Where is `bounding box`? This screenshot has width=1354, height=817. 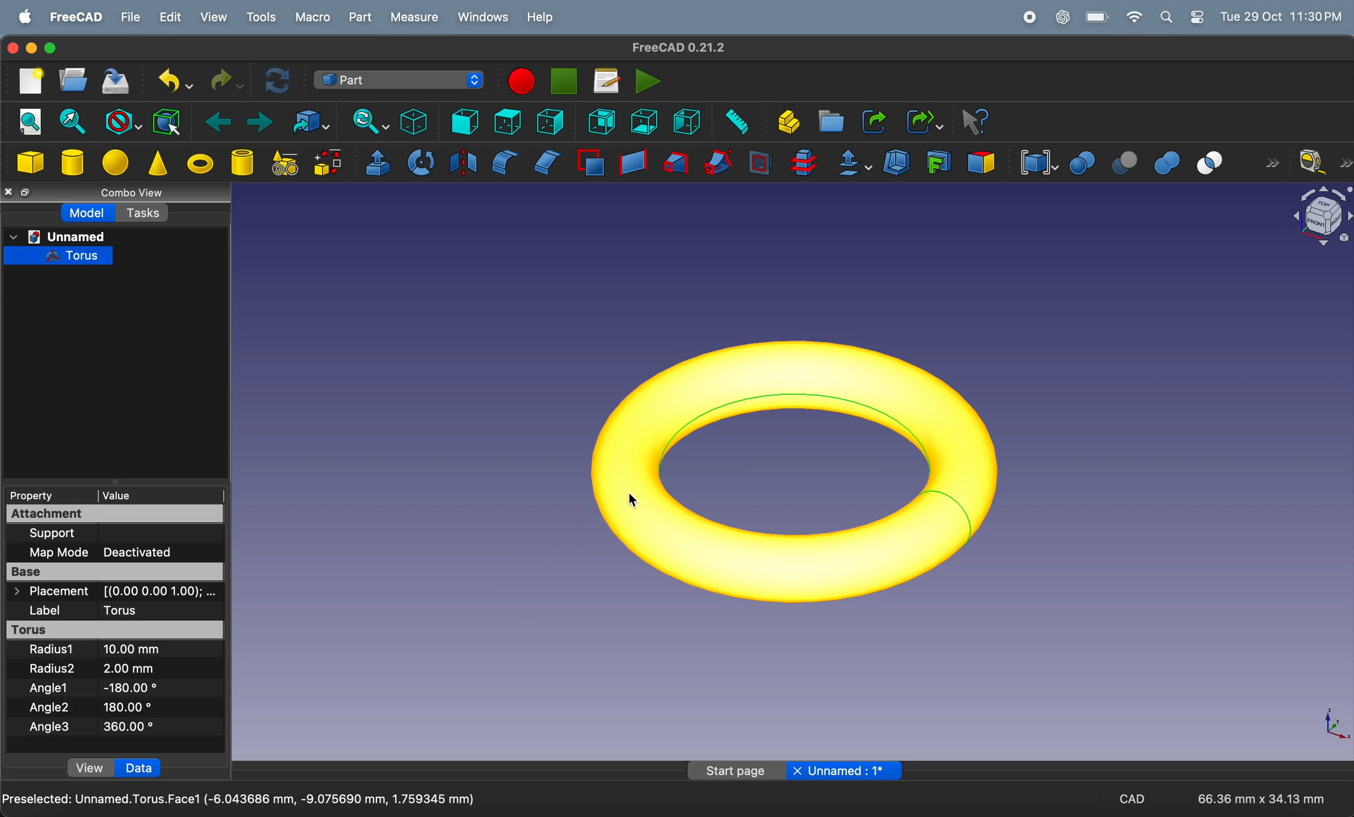
bounding box is located at coordinates (167, 121).